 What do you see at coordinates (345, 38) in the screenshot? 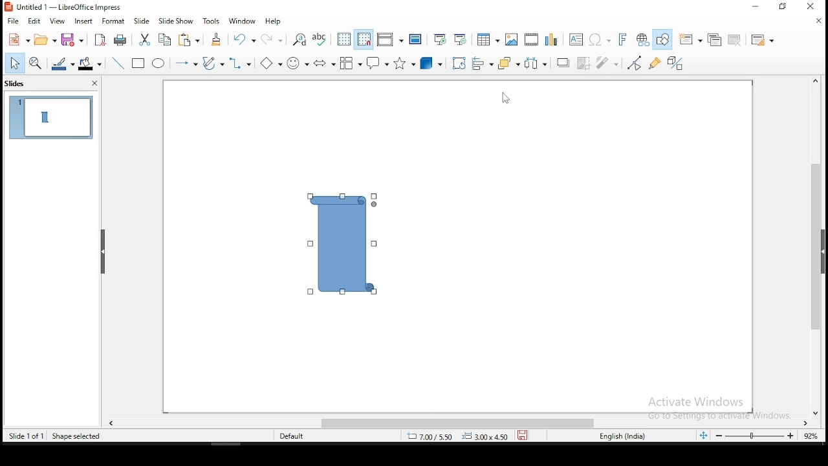
I see `display grid` at bounding box center [345, 38].